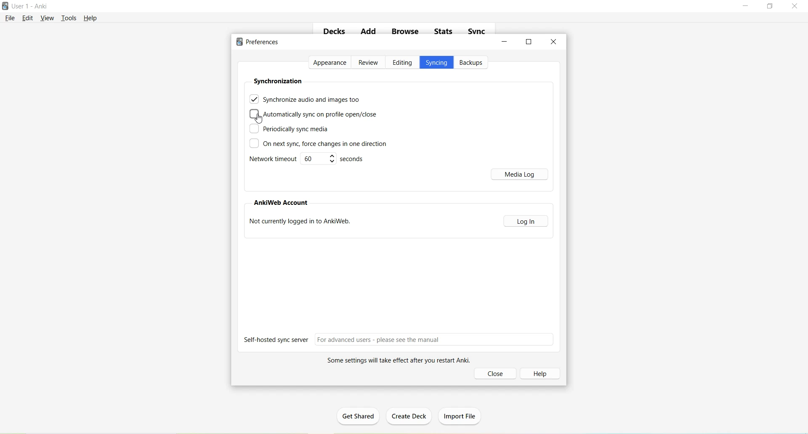 This screenshot has width=808, height=434. What do you see at coordinates (258, 119) in the screenshot?
I see `cursor` at bounding box center [258, 119].